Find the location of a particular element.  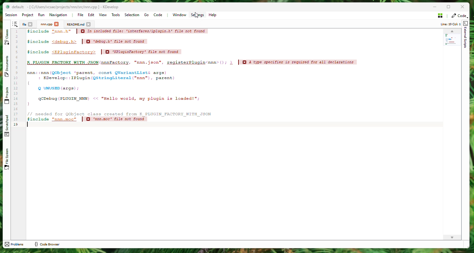

info is located at coordinates (450, 24).